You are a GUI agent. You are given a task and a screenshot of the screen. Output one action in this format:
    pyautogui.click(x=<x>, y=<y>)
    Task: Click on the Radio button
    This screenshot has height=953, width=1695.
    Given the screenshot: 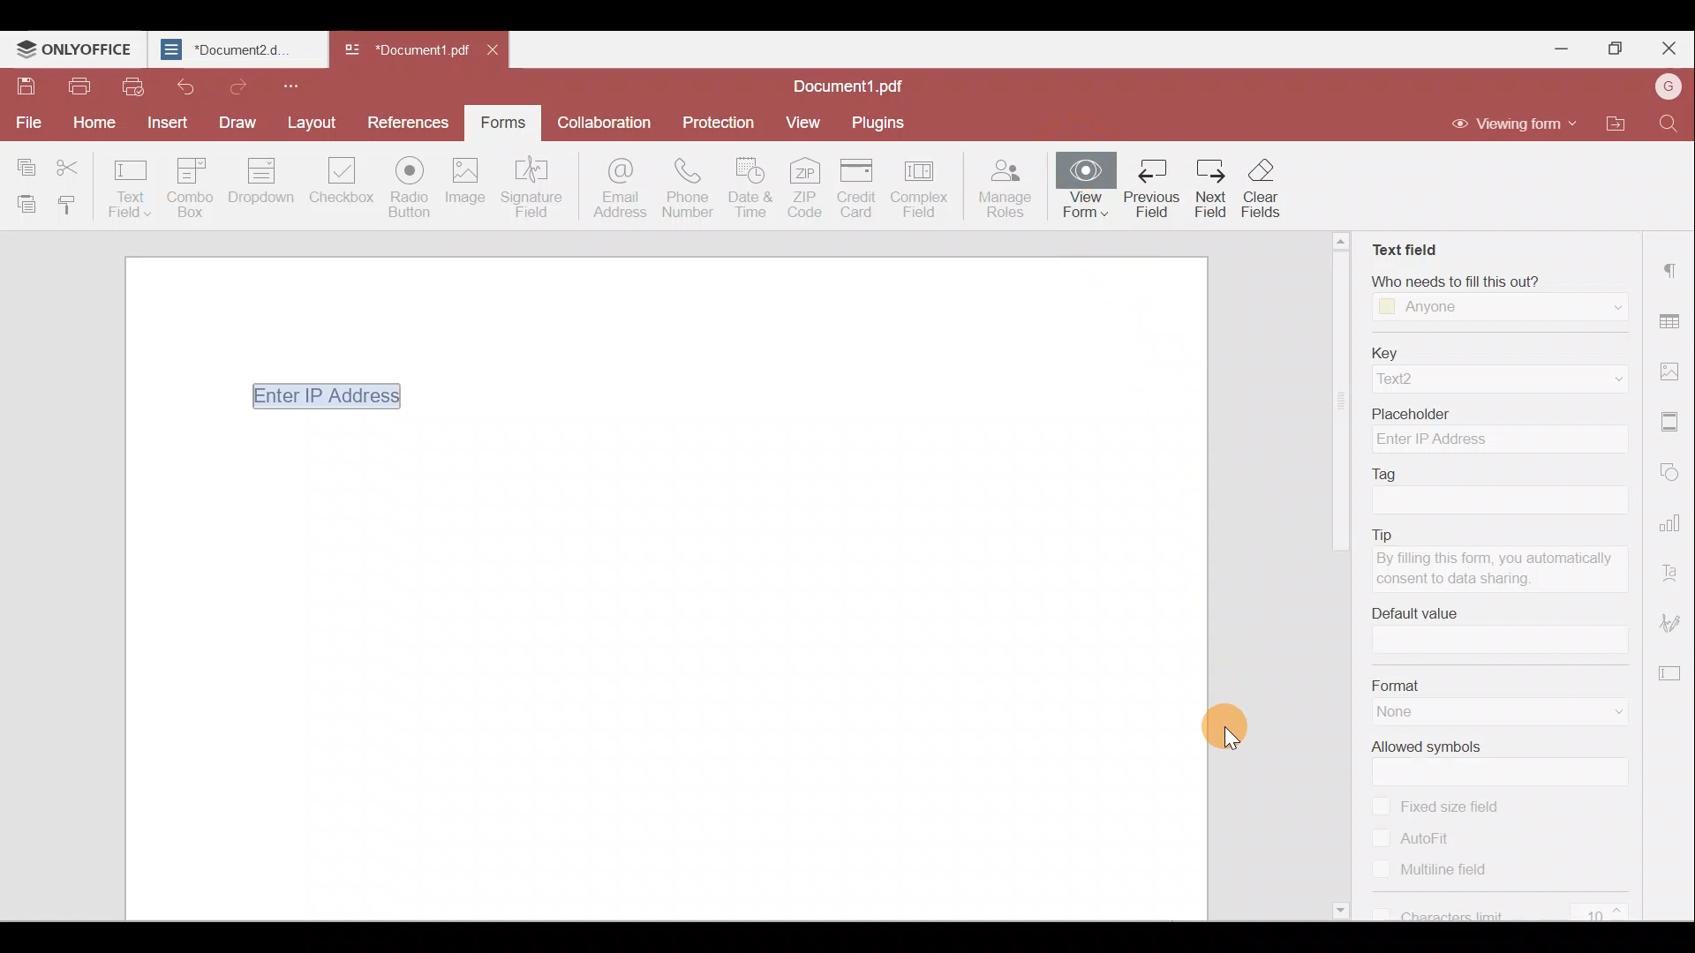 What is the action you would take?
    pyautogui.click(x=413, y=188)
    